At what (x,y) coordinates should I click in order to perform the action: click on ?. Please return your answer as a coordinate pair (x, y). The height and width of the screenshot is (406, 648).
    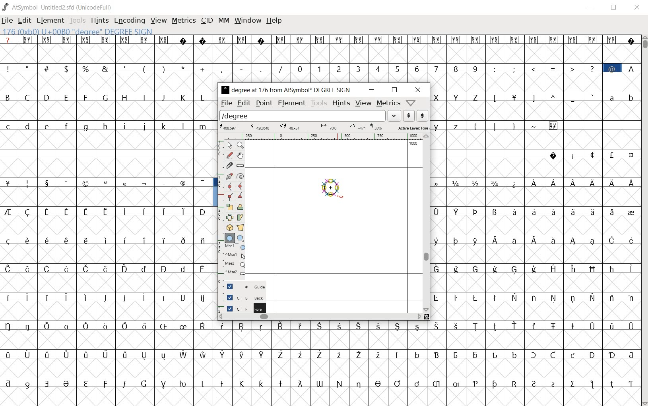
    Looking at the image, I should click on (8, 40).